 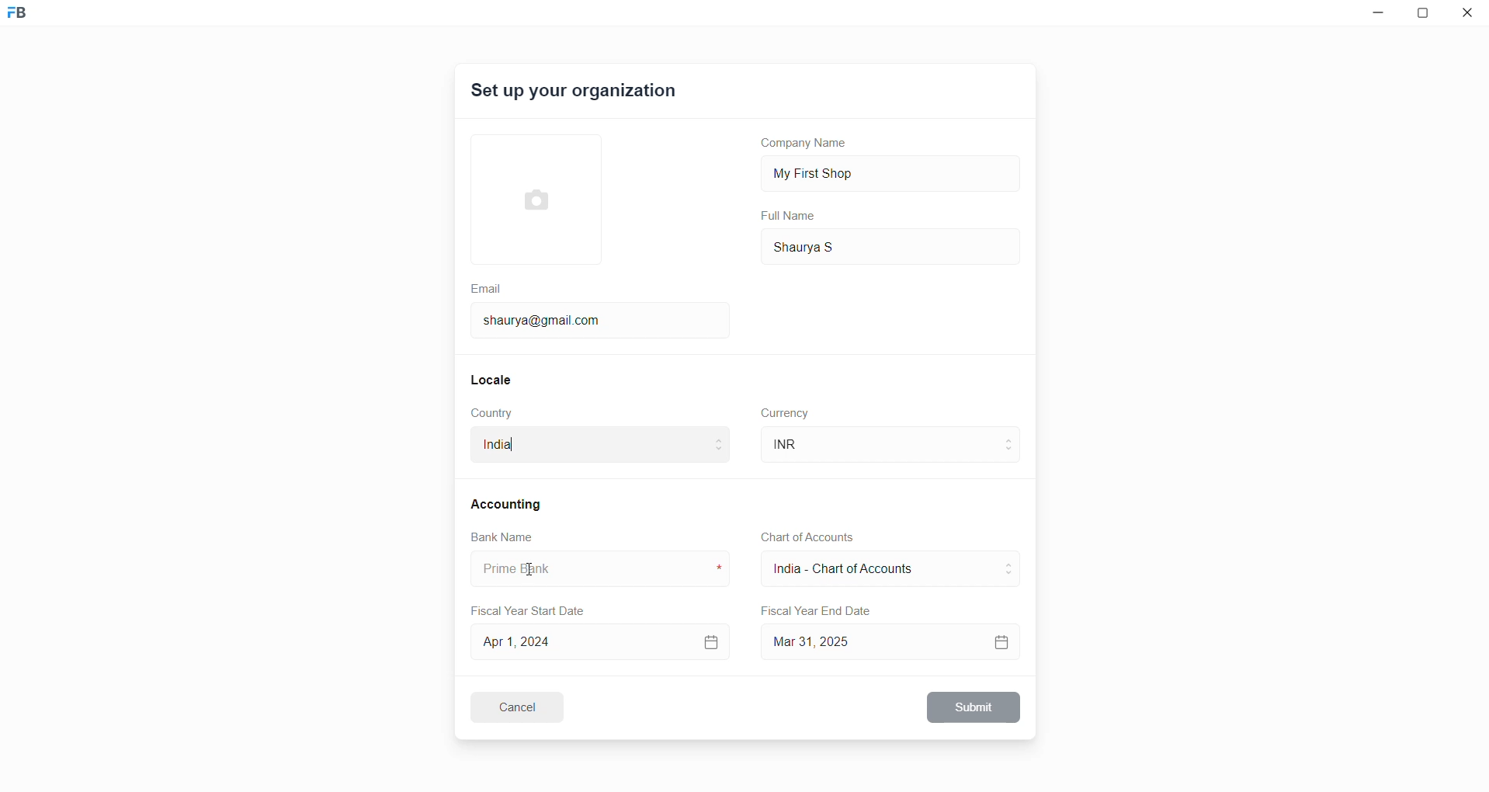 I want to click on Mar 31, 2025, so click(x=894, y=641).